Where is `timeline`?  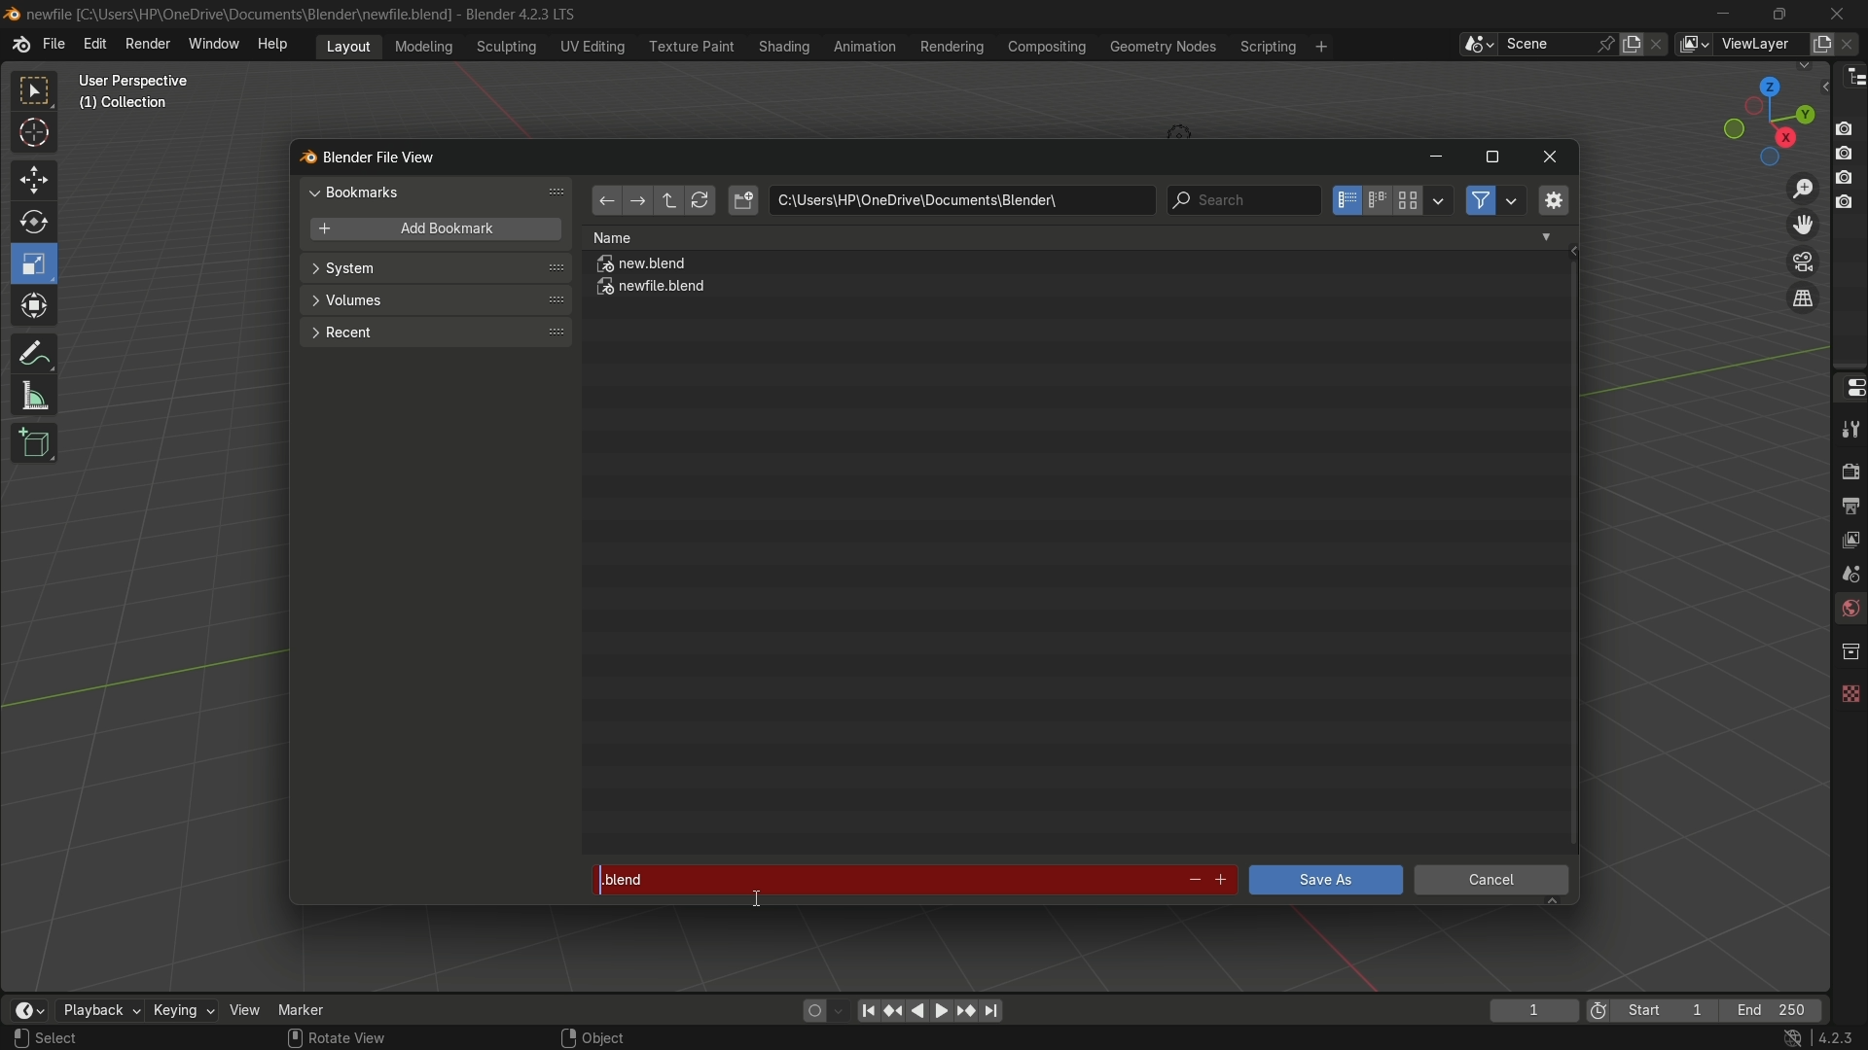
timeline is located at coordinates (28, 1010).